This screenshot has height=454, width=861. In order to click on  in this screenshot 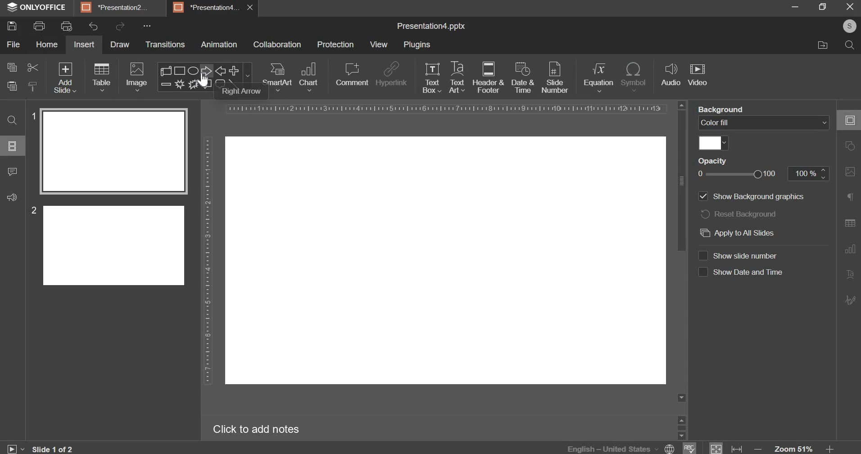, I will do `click(704, 161)`.